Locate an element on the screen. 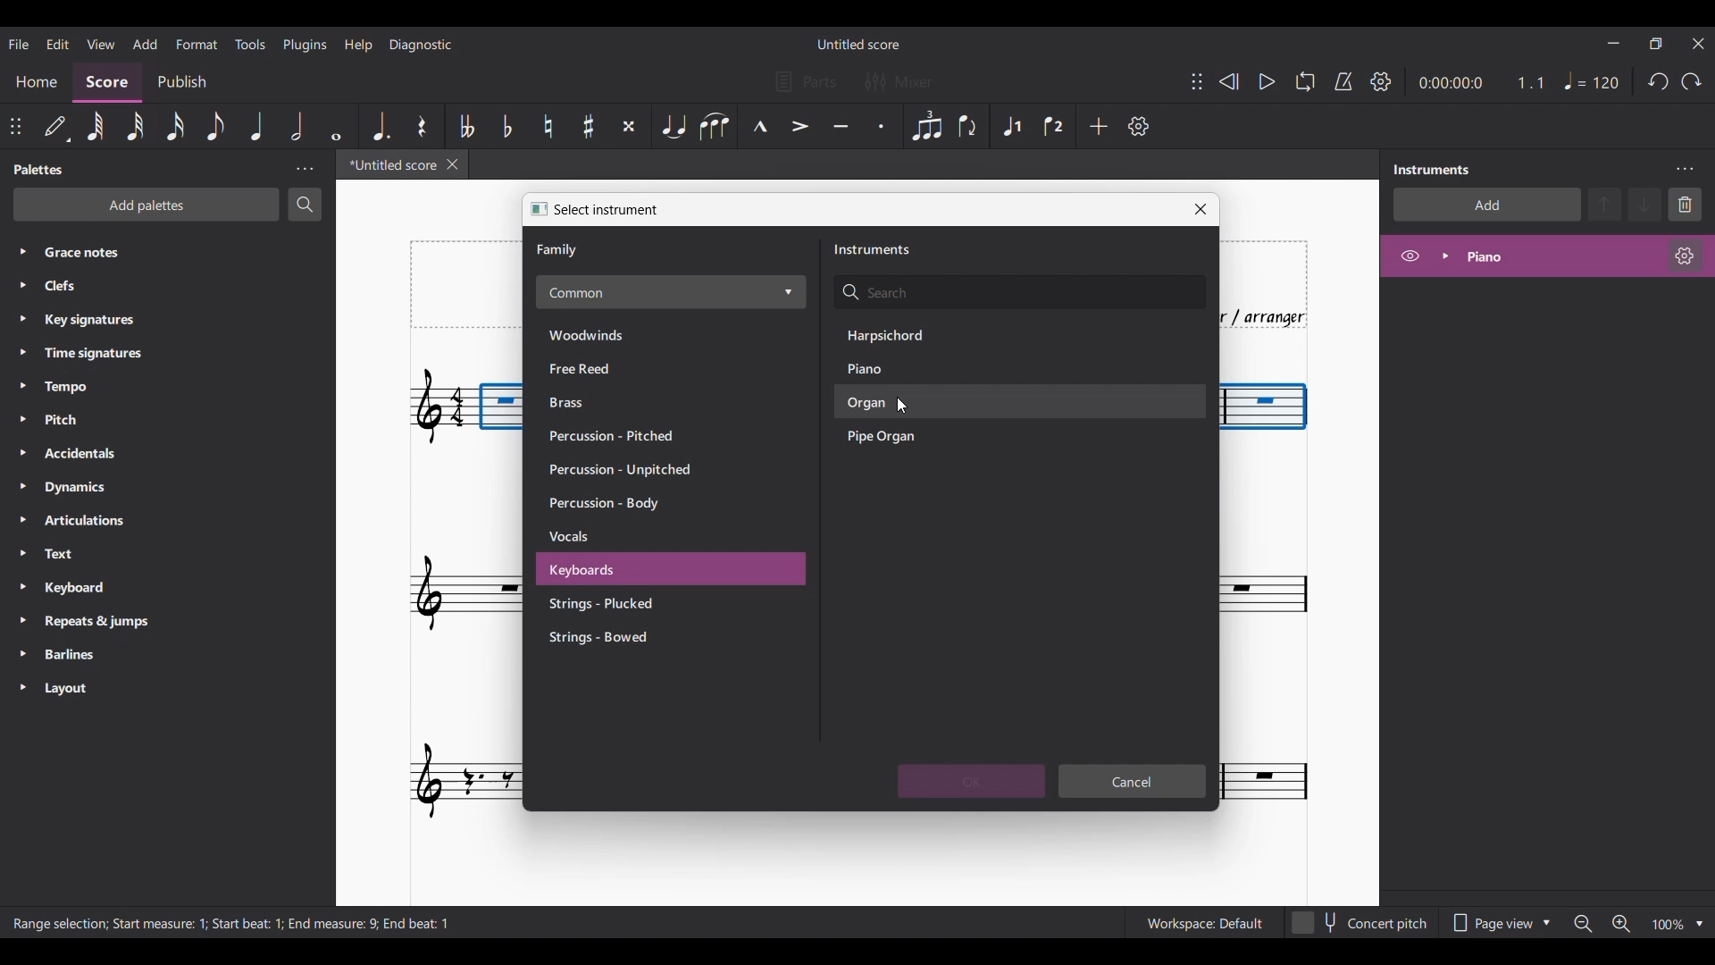 This screenshot has height=965, width=1715. Zoom factor is located at coordinates (1669, 925).